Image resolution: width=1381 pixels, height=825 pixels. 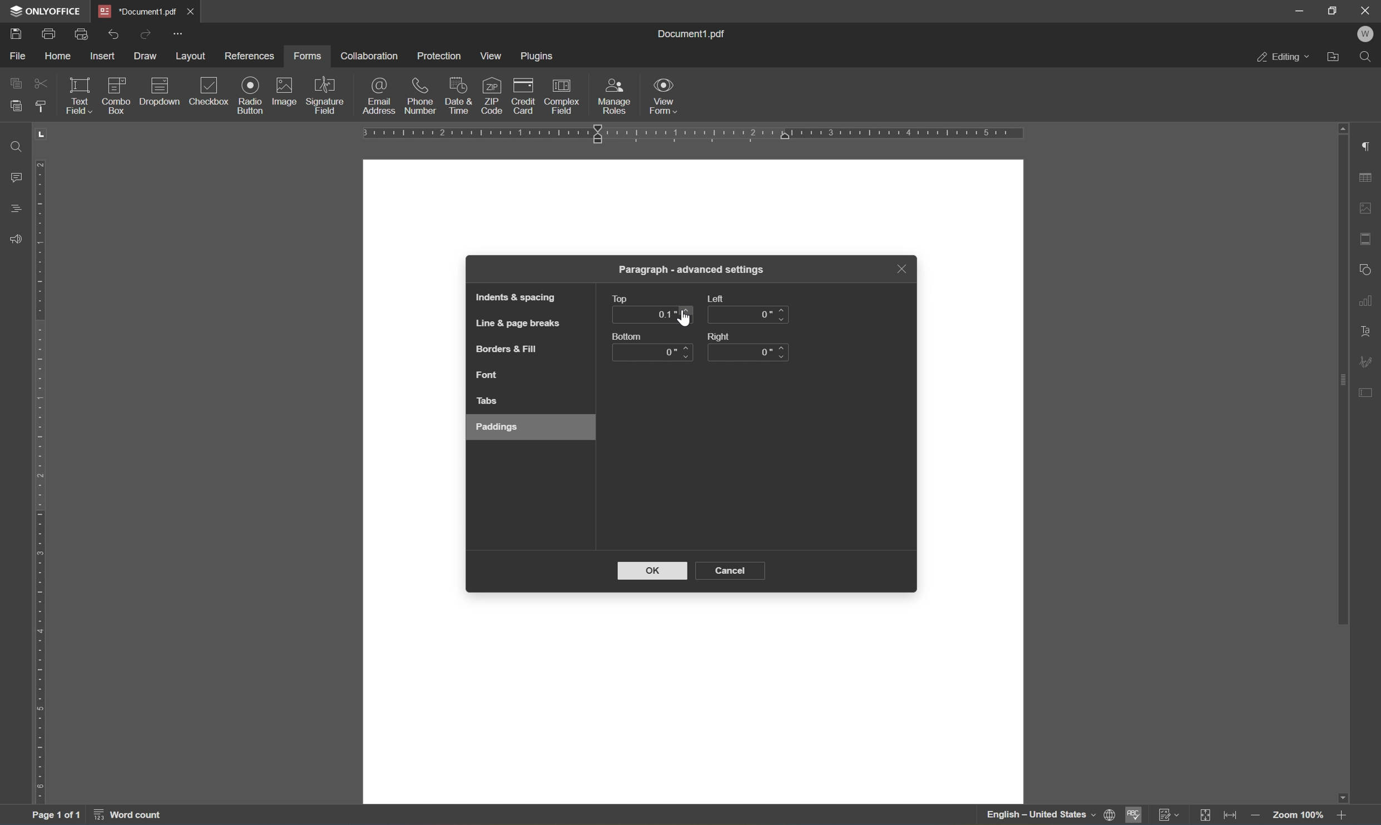 What do you see at coordinates (103, 56) in the screenshot?
I see `insert` at bounding box center [103, 56].